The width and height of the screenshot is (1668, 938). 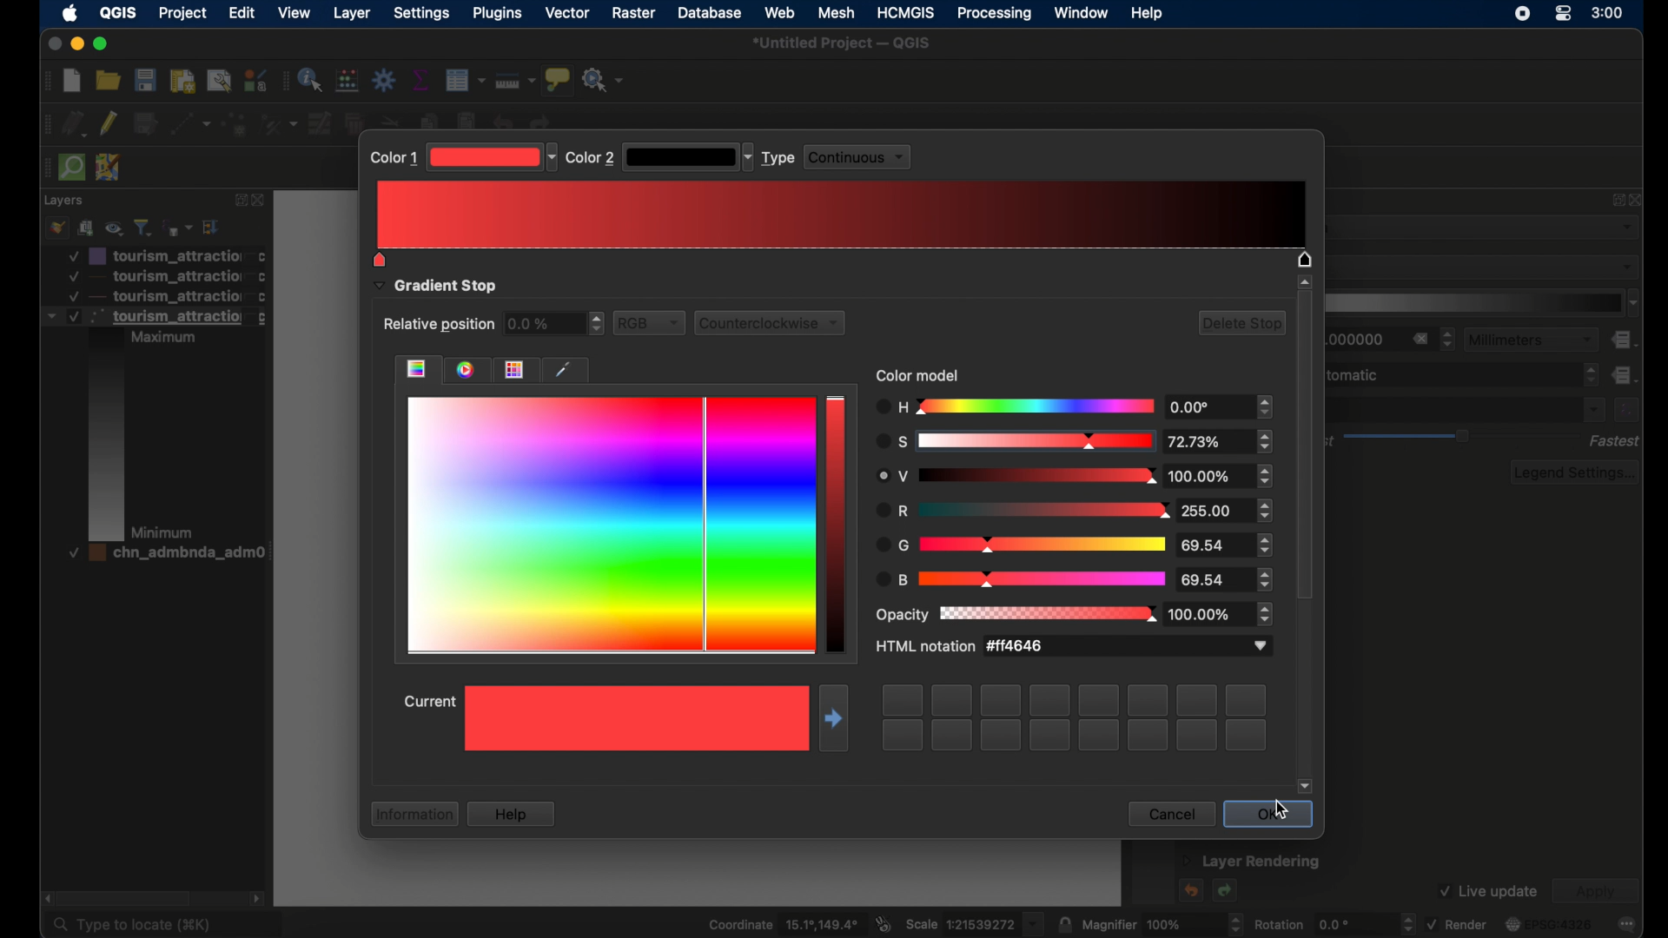 I want to click on vertex tool, so click(x=279, y=123).